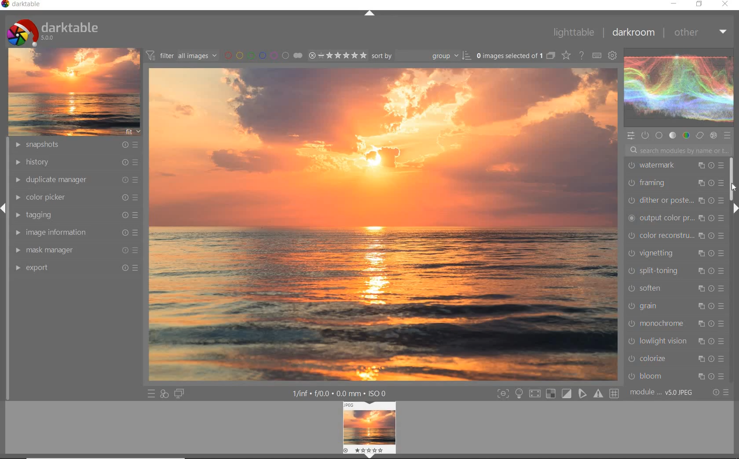 The image size is (739, 459). What do you see at coordinates (421, 56) in the screenshot?
I see `SORT` at bounding box center [421, 56].